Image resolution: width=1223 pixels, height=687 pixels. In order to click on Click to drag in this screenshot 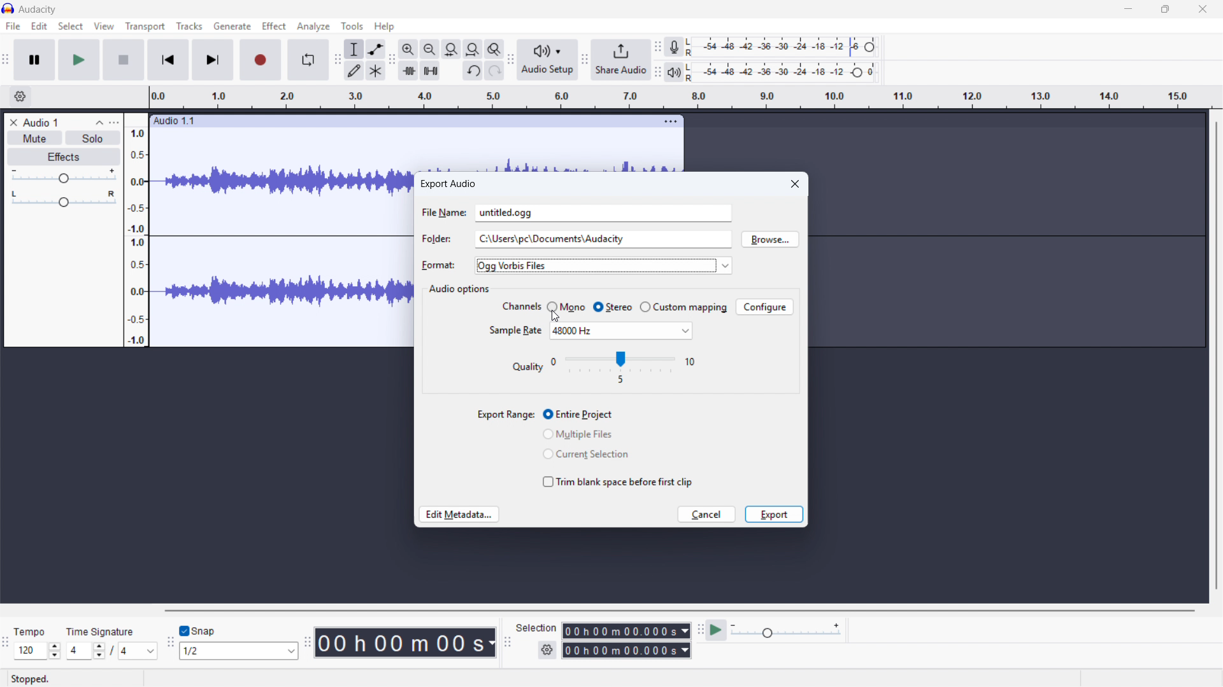, I will do `click(395, 121)`.